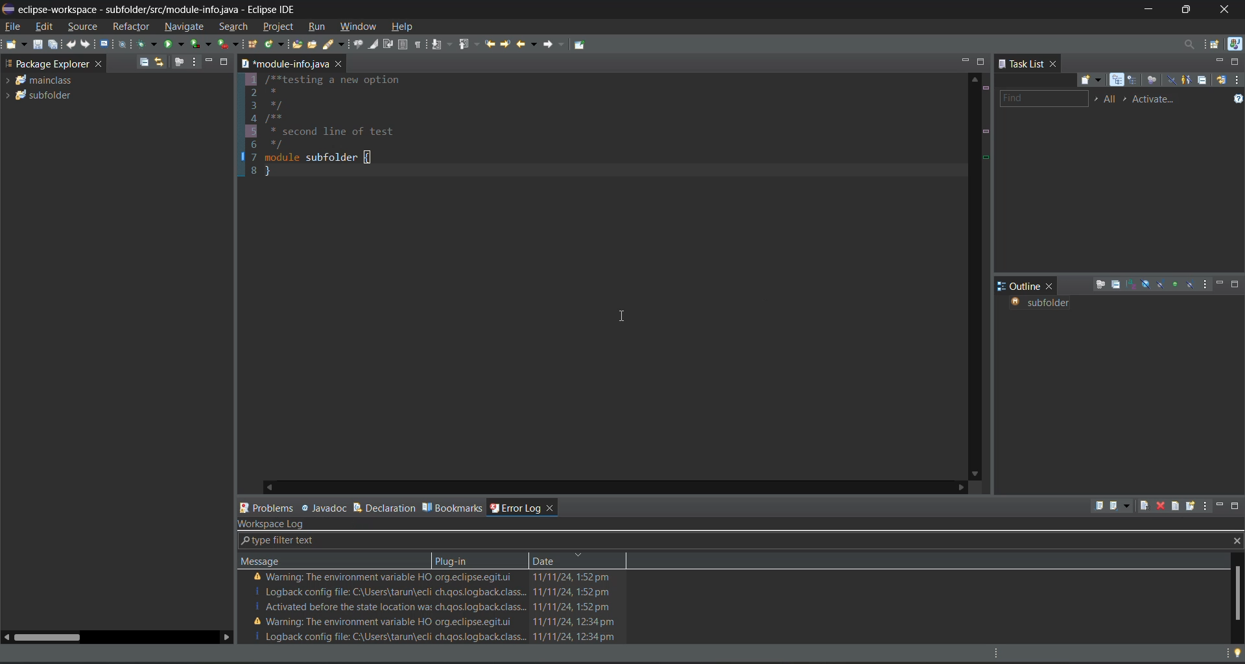 Image resolution: width=1245 pixels, height=664 pixels. Describe the element at coordinates (1095, 80) in the screenshot. I see `new task` at that location.